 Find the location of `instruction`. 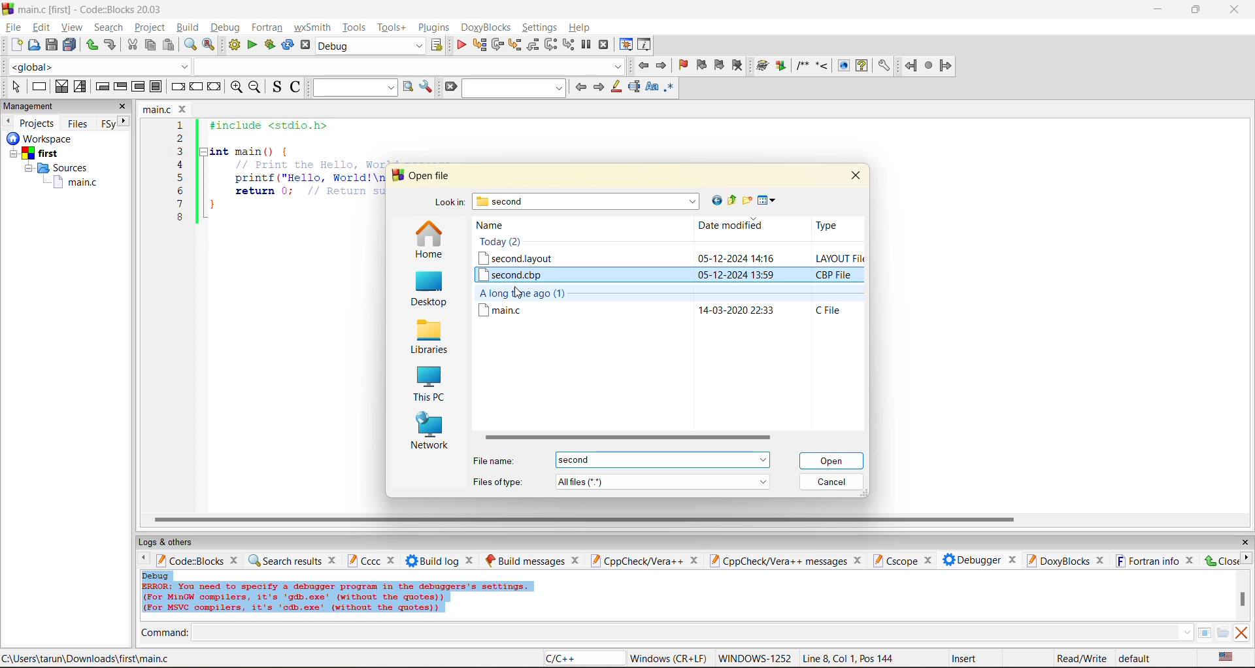

instruction is located at coordinates (38, 87).